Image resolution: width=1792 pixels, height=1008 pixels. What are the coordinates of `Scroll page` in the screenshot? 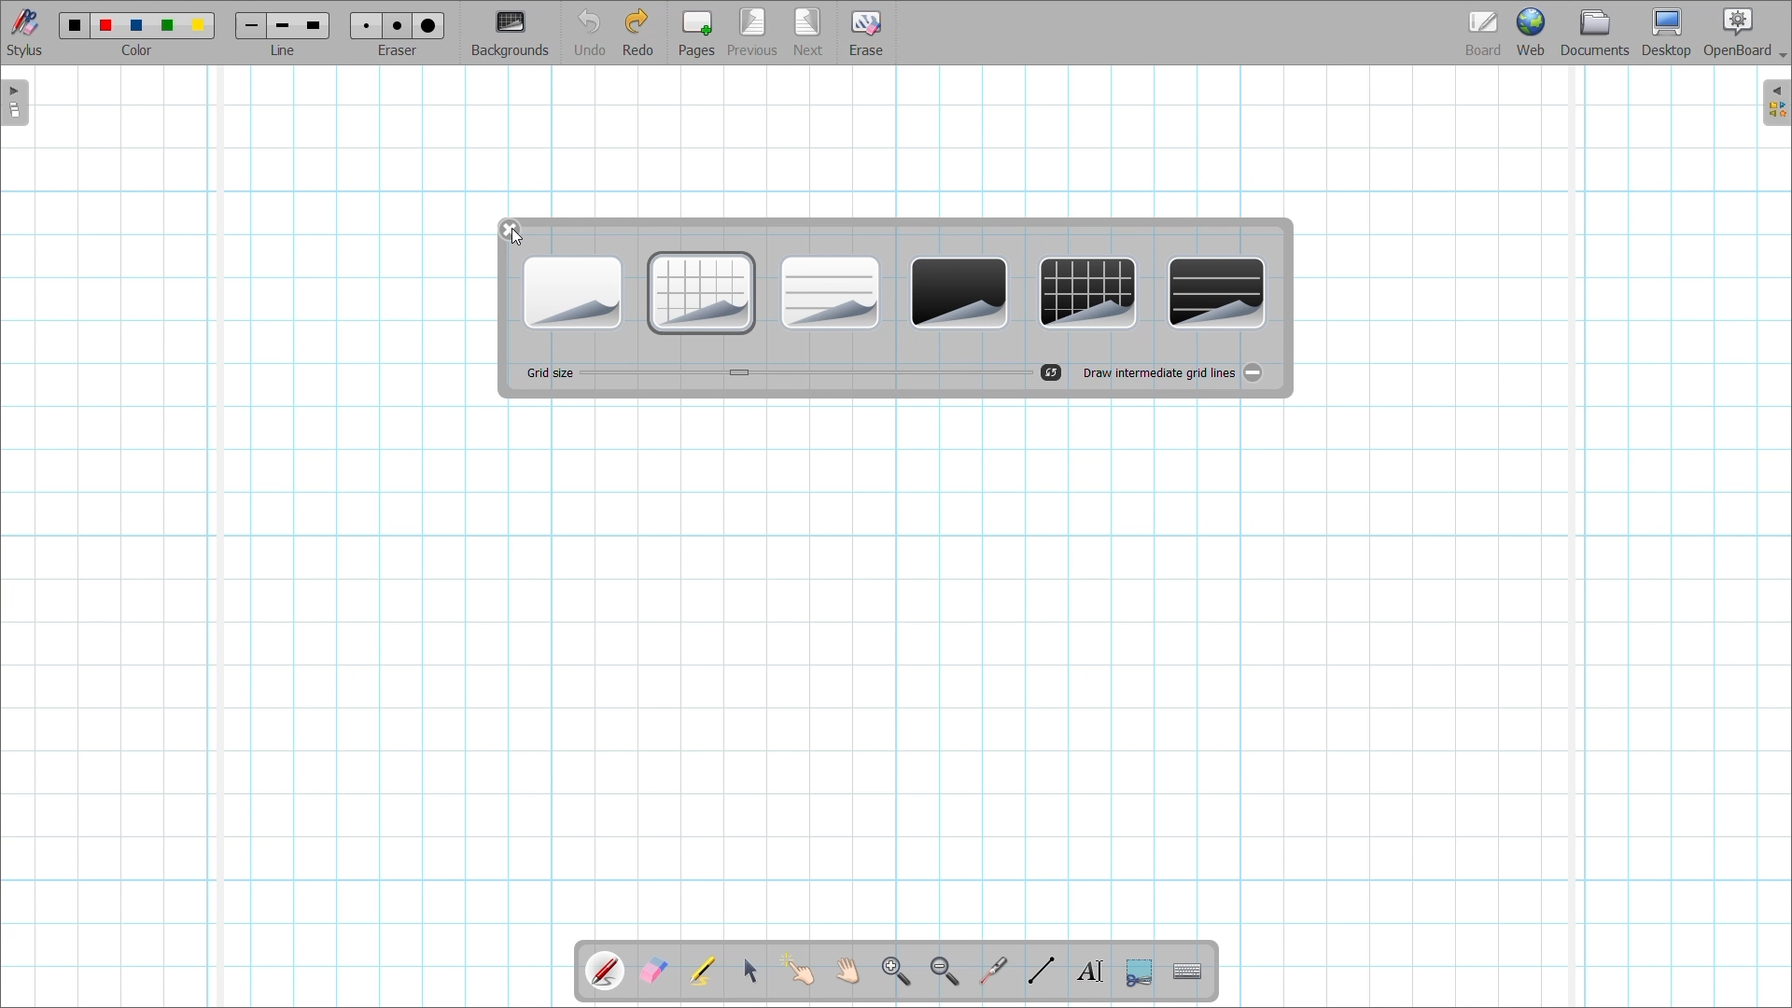 It's located at (847, 972).